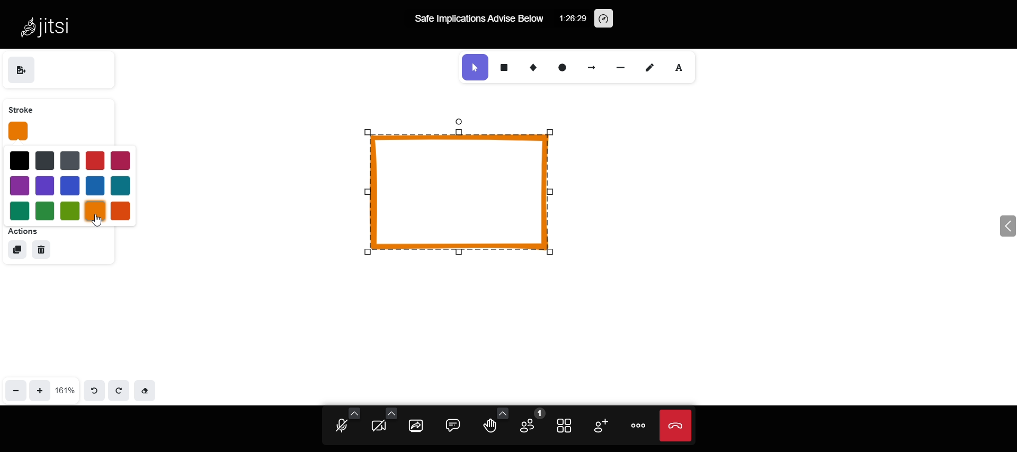 The height and width of the screenshot is (452, 1017). What do you see at coordinates (16, 210) in the screenshot?
I see `green 1` at bounding box center [16, 210].